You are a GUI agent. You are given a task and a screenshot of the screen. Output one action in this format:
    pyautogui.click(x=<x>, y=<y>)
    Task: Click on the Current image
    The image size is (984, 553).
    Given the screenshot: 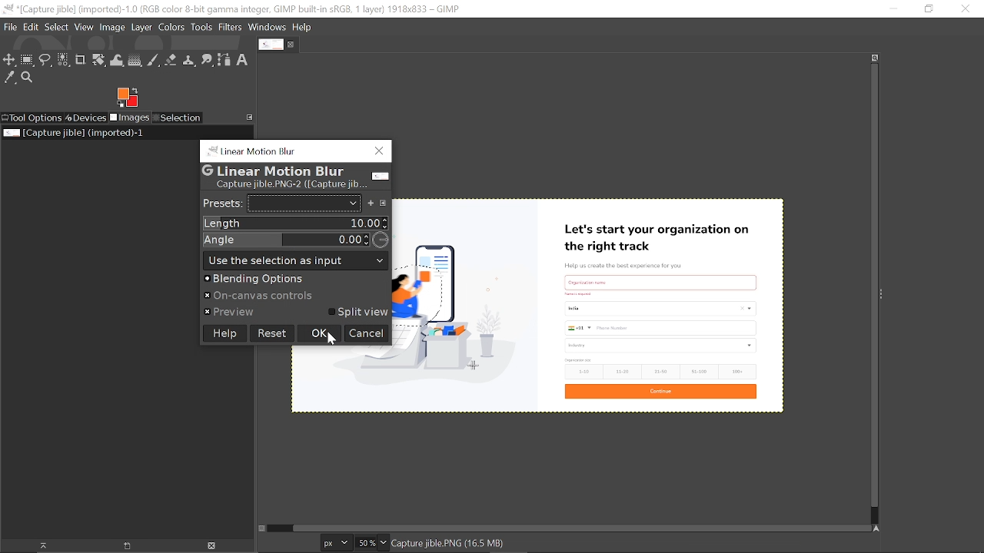 What is the action you would take?
    pyautogui.click(x=629, y=304)
    